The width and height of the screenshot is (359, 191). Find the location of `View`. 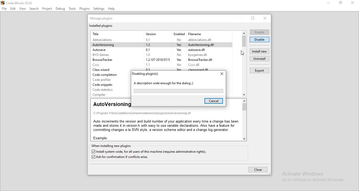

View is located at coordinates (22, 9).